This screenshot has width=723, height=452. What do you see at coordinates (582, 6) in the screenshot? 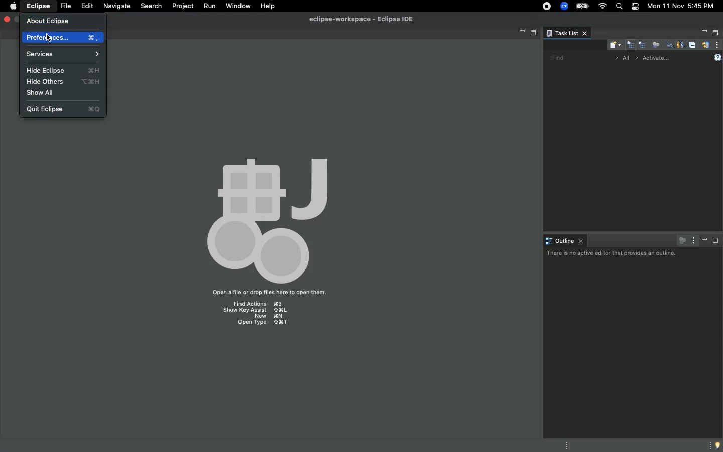
I see `Charge` at bounding box center [582, 6].